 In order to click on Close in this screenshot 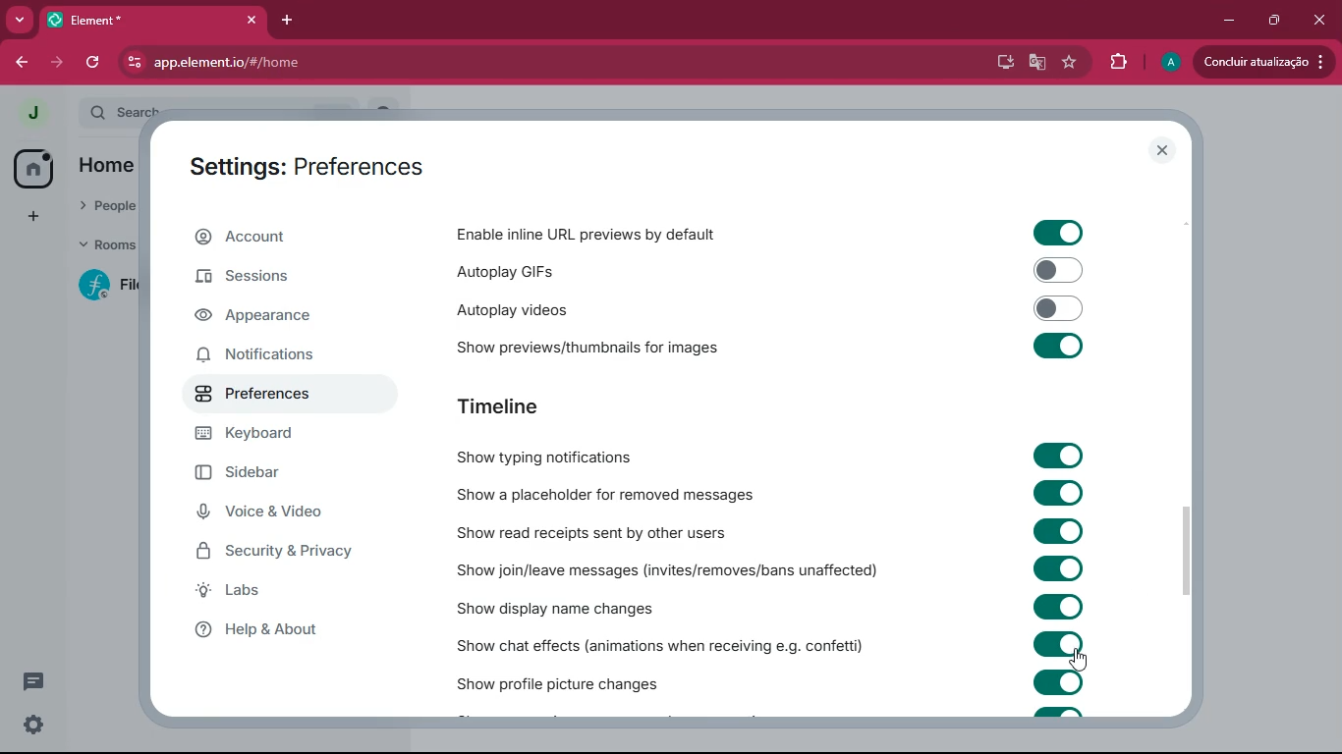, I will do `click(1318, 18)`.